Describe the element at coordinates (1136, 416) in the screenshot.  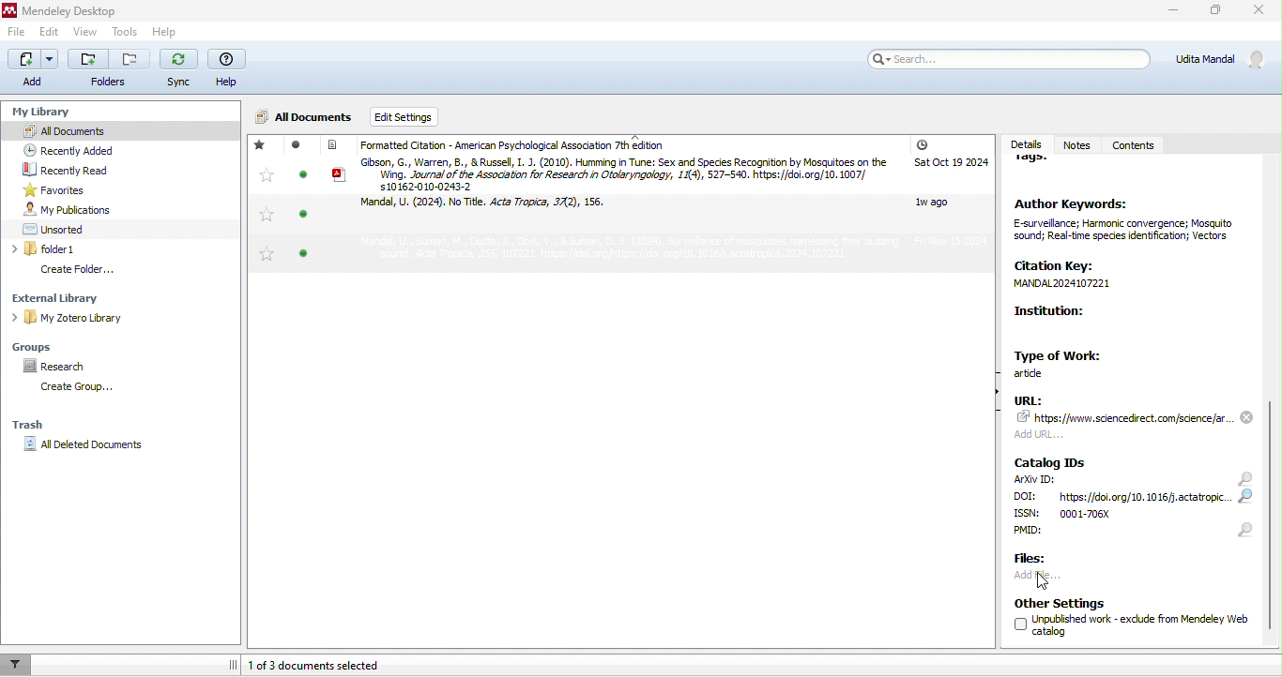
I see `URL` at that location.